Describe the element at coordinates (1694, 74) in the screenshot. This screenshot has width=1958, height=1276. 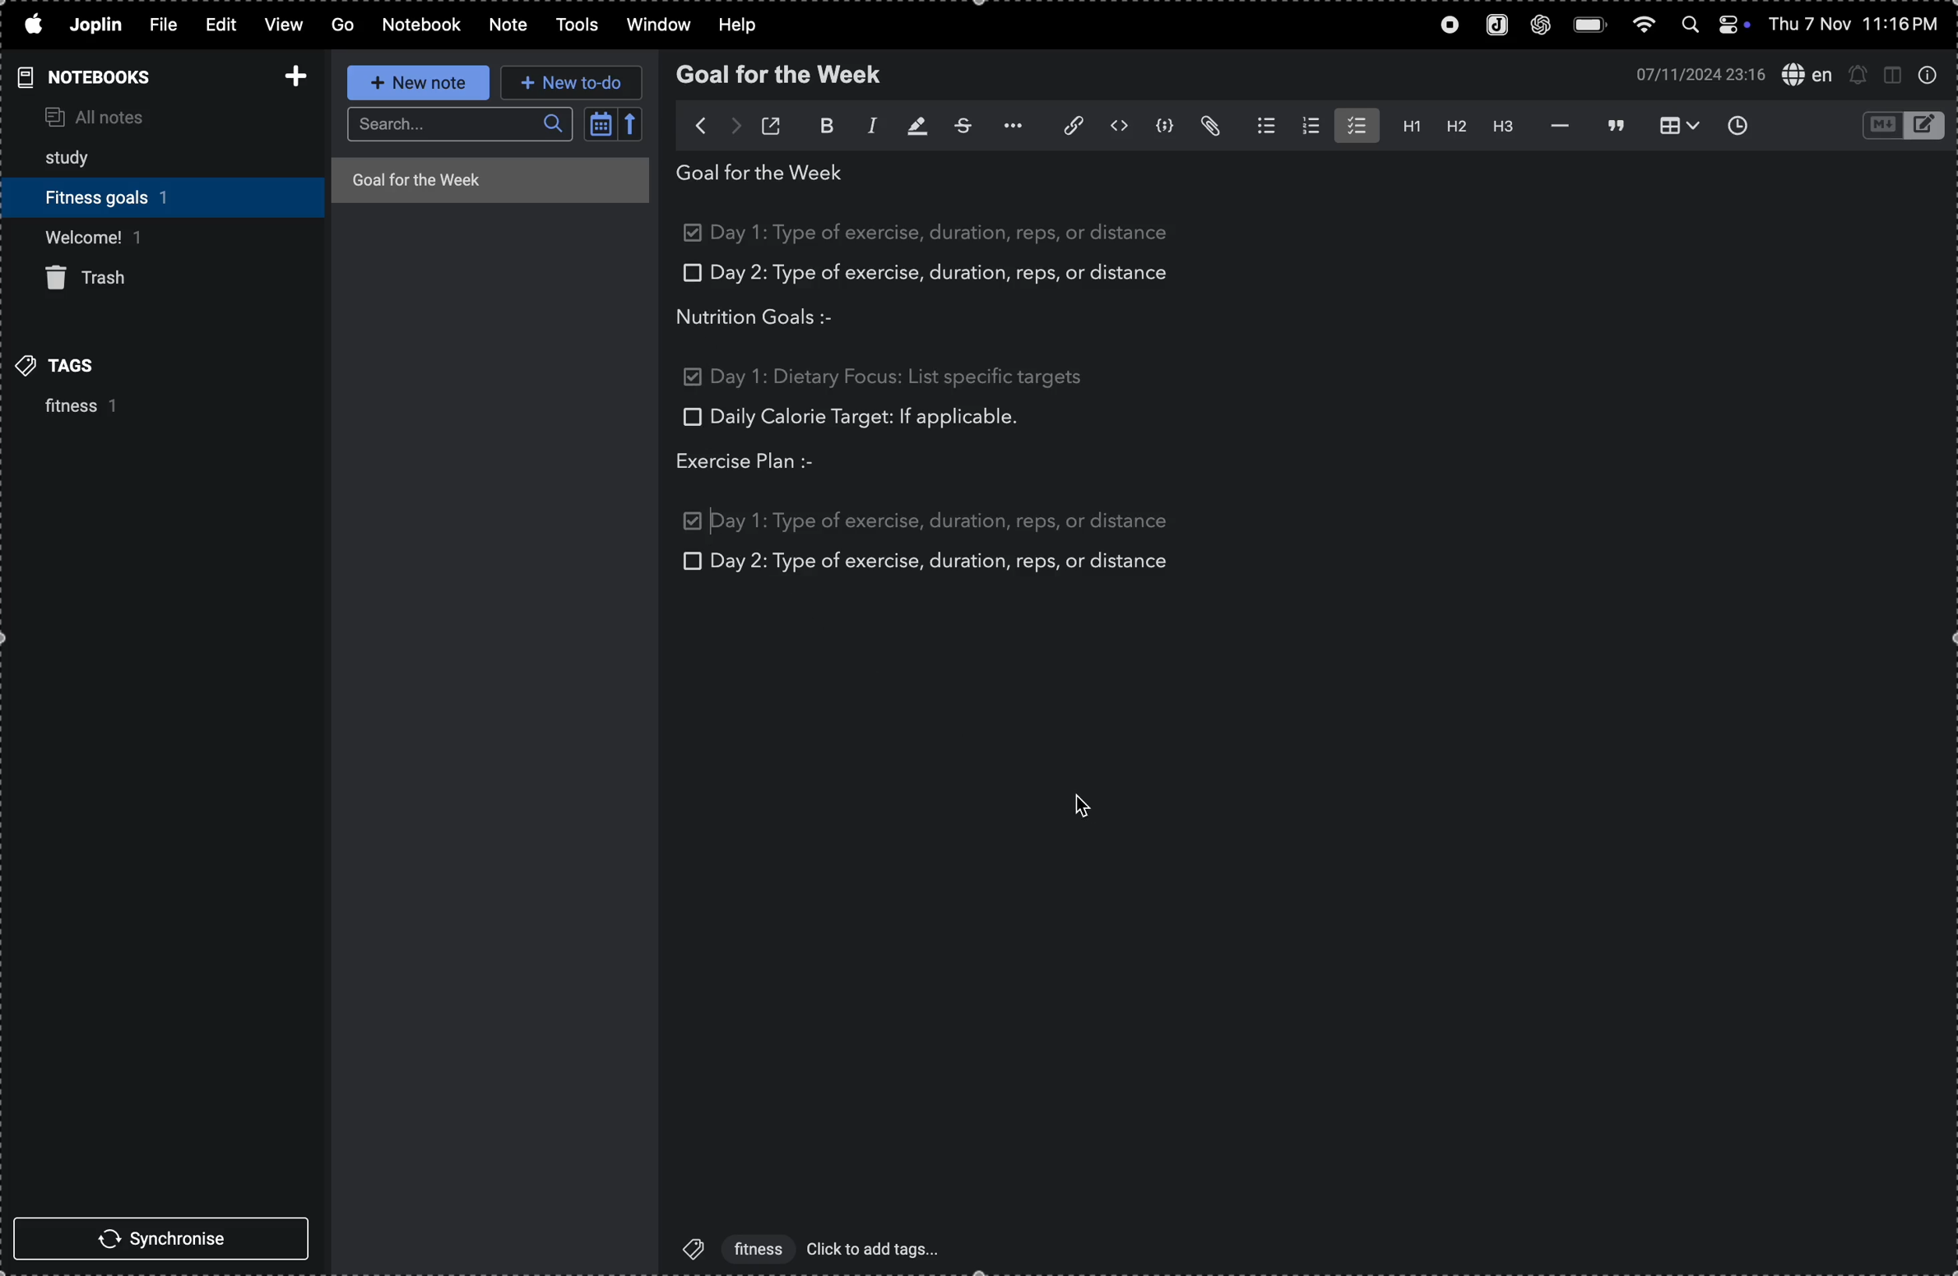
I see `07/11/2024 23:16 ` at that location.